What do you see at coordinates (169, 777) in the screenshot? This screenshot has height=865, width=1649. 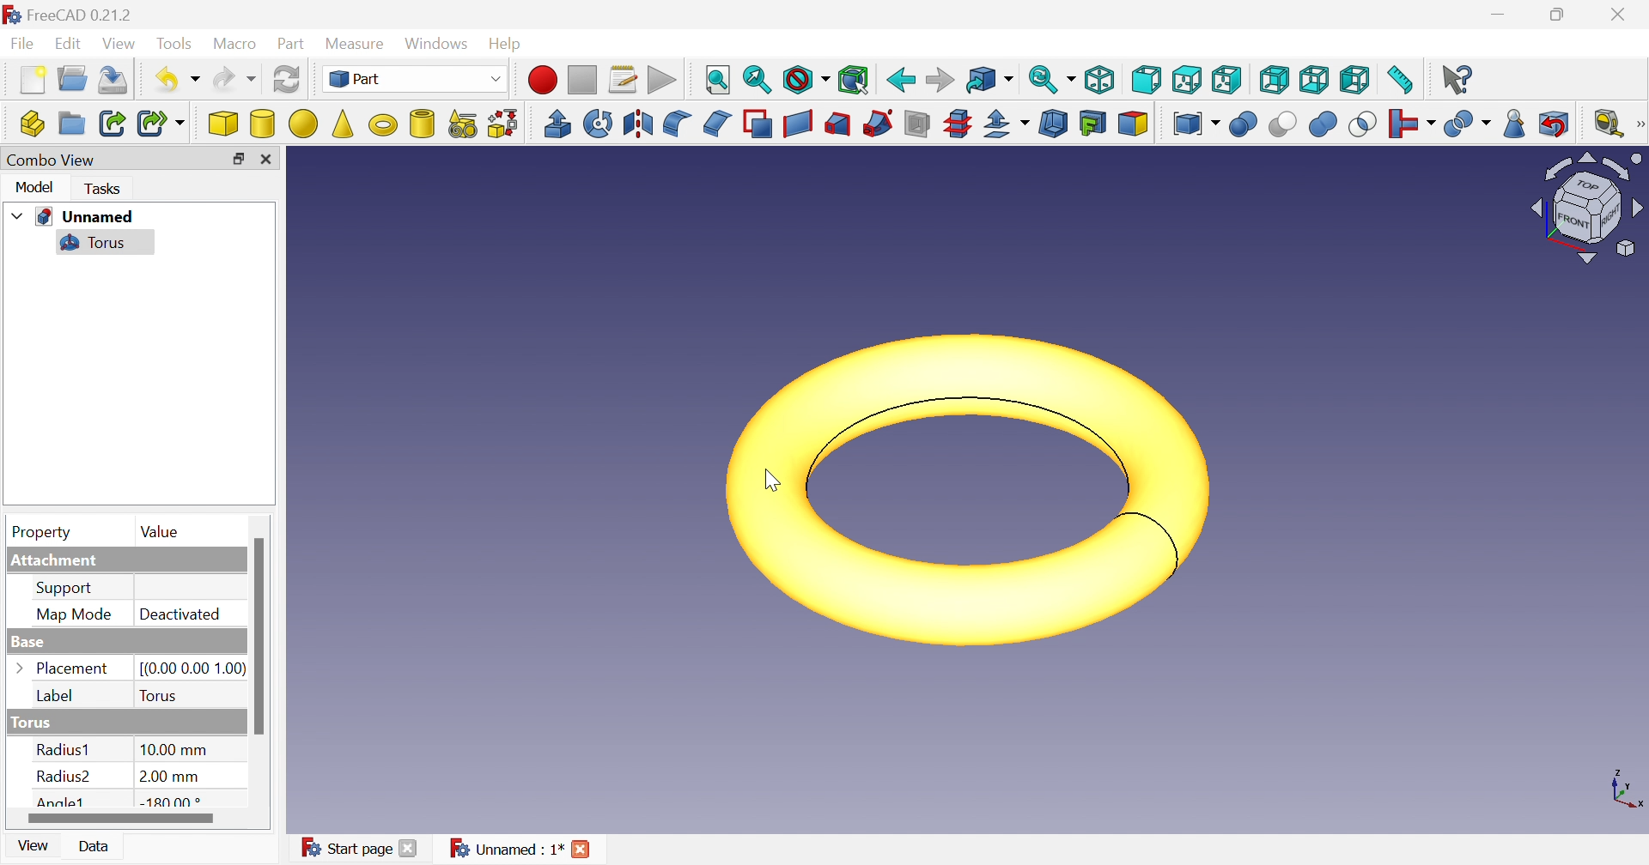 I see `2.00 mm` at bounding box center [169, 777].